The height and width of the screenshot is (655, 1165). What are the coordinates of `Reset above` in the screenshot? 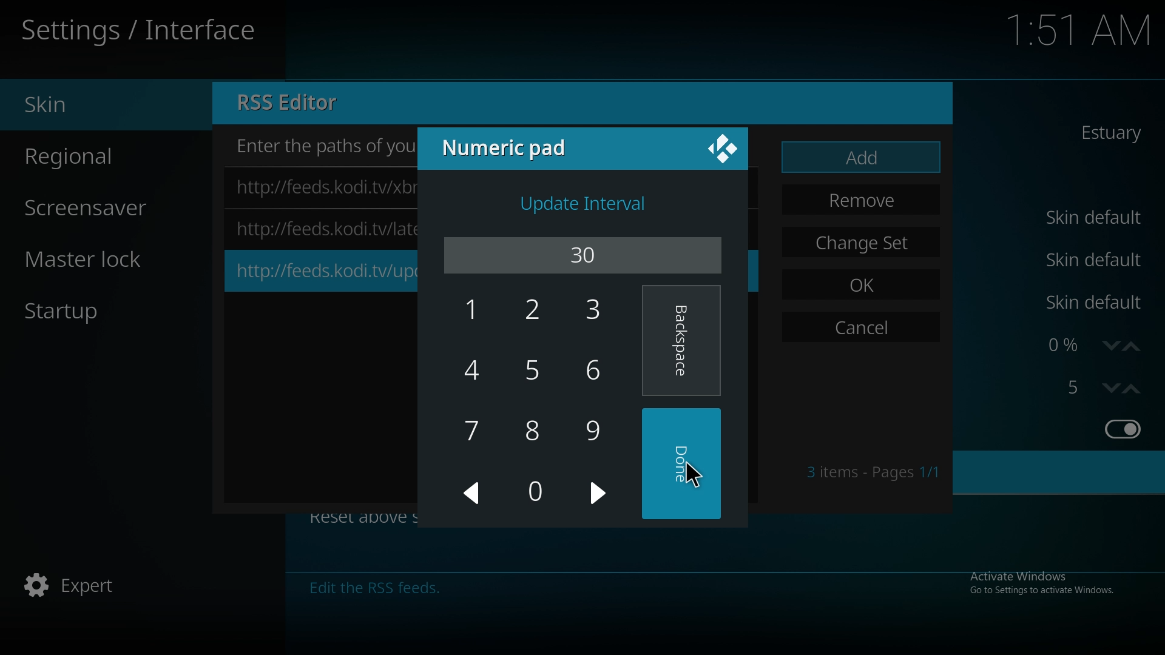 It's located at (359, 518).